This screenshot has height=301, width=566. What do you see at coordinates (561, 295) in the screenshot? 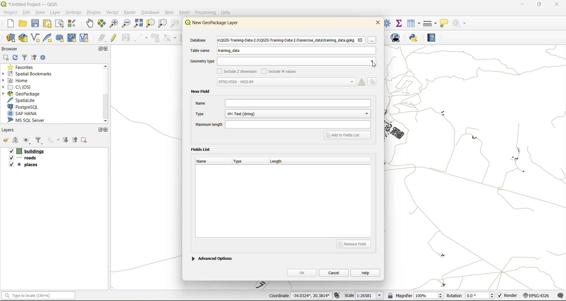
I see `log messages` at bounding box center [561, 295].